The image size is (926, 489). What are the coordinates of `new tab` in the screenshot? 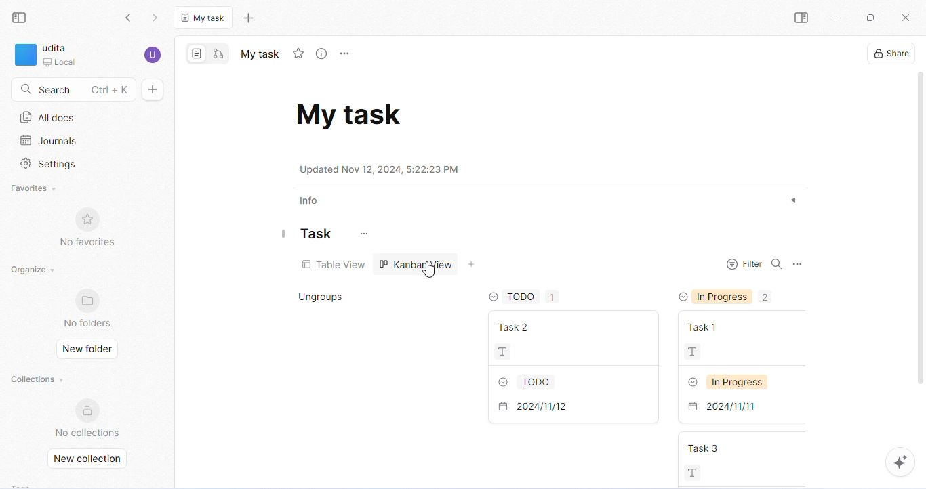 It's located at (251, 19).